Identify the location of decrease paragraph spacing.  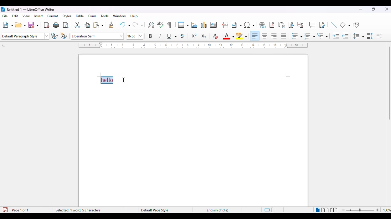
(379, 36).